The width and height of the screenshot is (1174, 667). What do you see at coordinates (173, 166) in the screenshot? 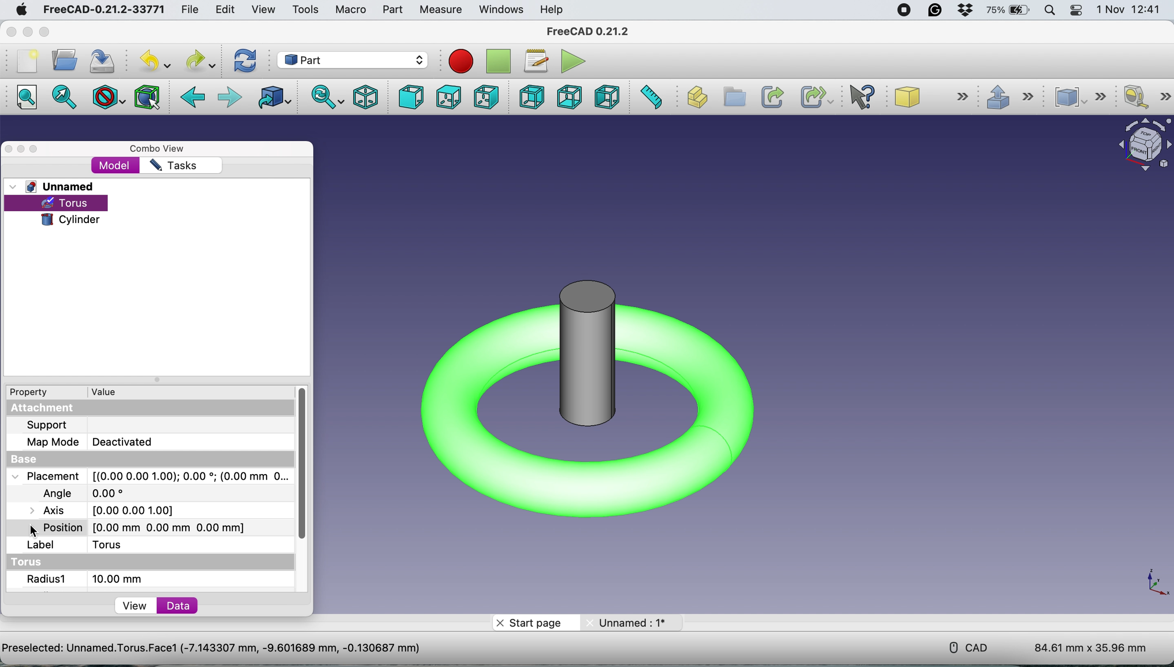
I see `tasks` at bounding box center [173, 166].